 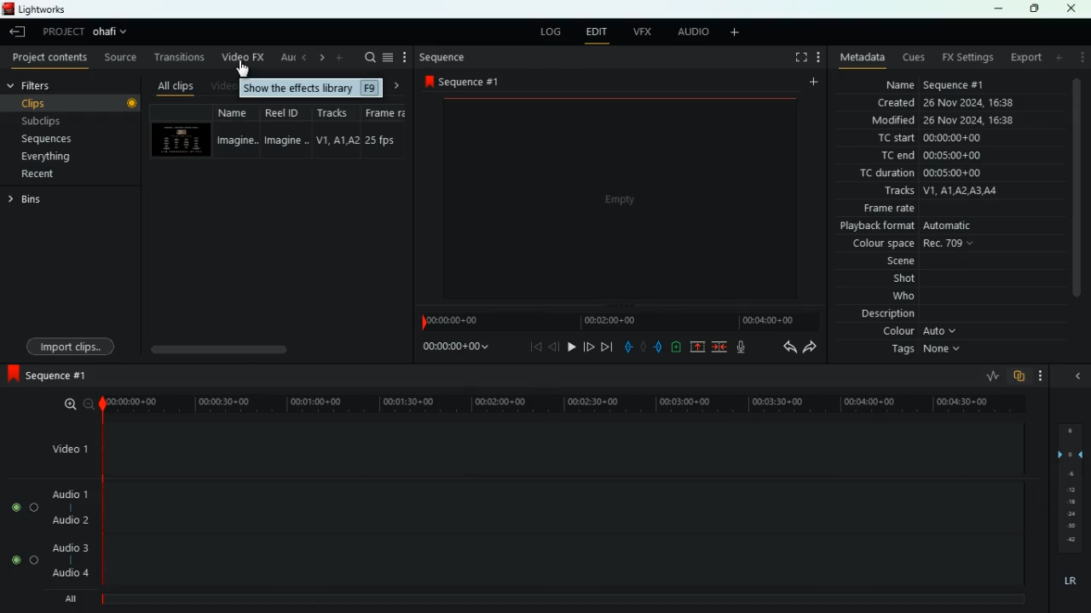 What do you see at coordinates (71, 494) in the screenshot?
I see `audio 1` at bounding box center [71, 494].